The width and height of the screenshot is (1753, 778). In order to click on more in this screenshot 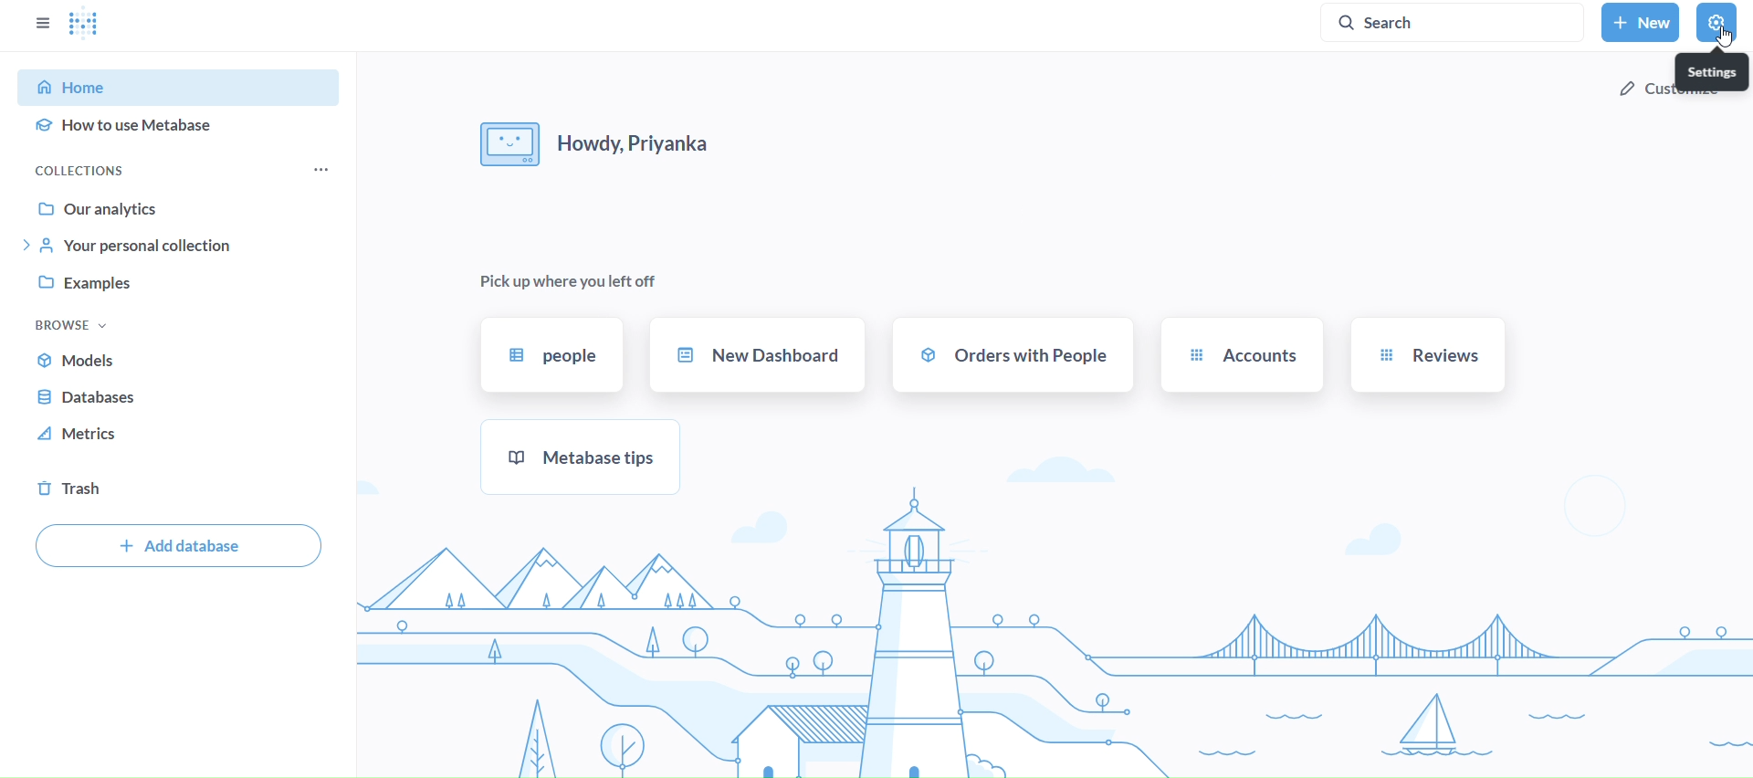, I will do `click(319, 171)`.